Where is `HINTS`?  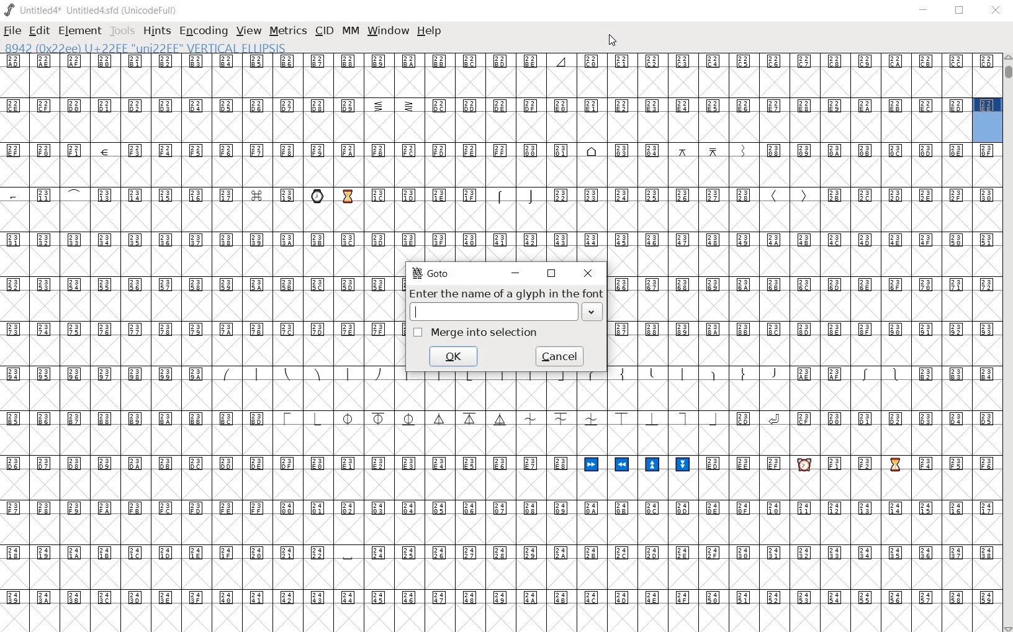
HINTS is located at coordinates (156, 30).